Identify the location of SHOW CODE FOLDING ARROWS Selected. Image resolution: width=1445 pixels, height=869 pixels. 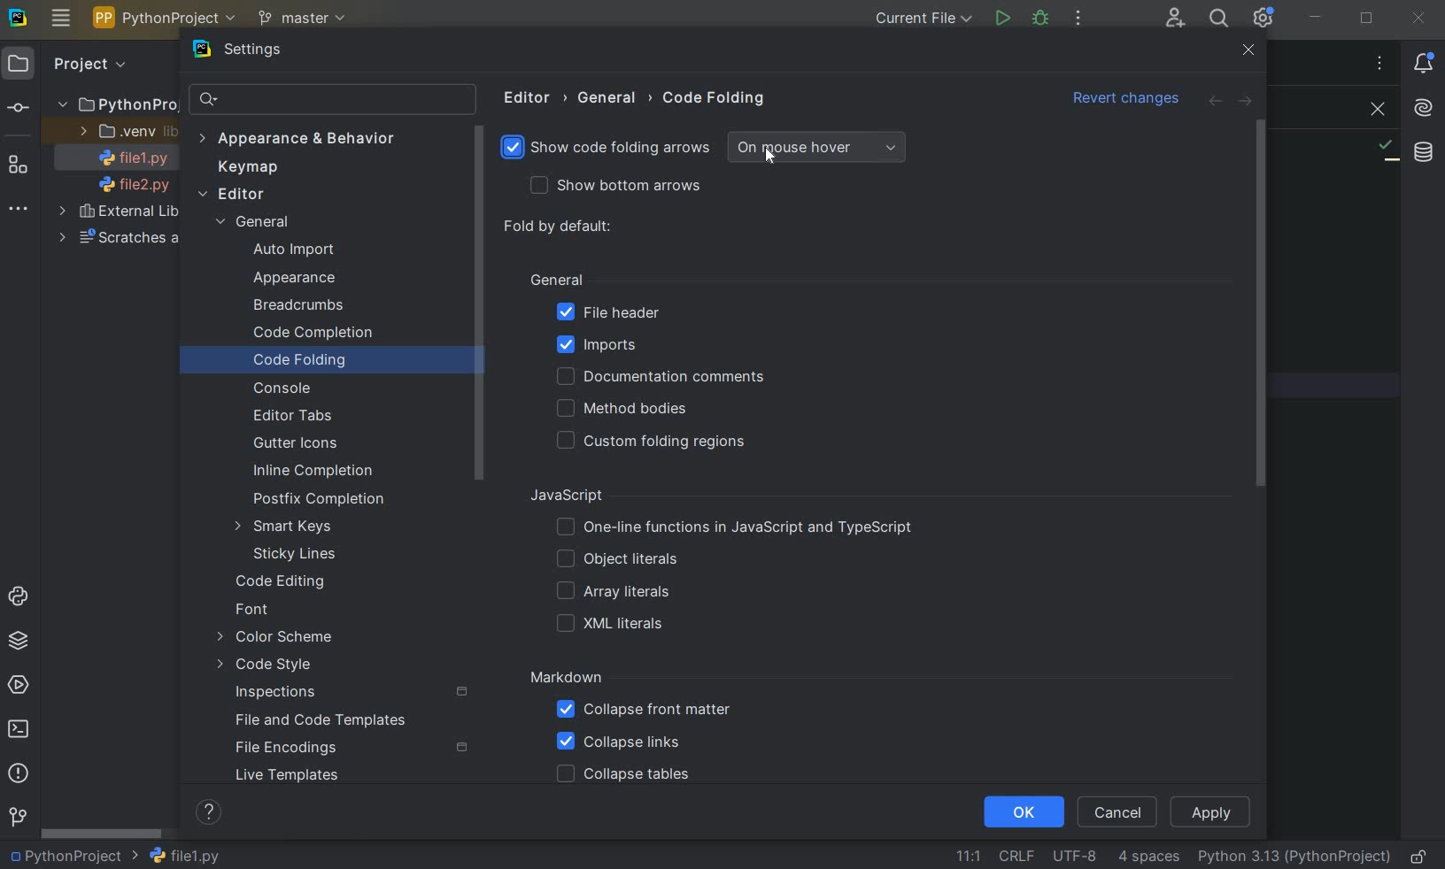
(609, 150).